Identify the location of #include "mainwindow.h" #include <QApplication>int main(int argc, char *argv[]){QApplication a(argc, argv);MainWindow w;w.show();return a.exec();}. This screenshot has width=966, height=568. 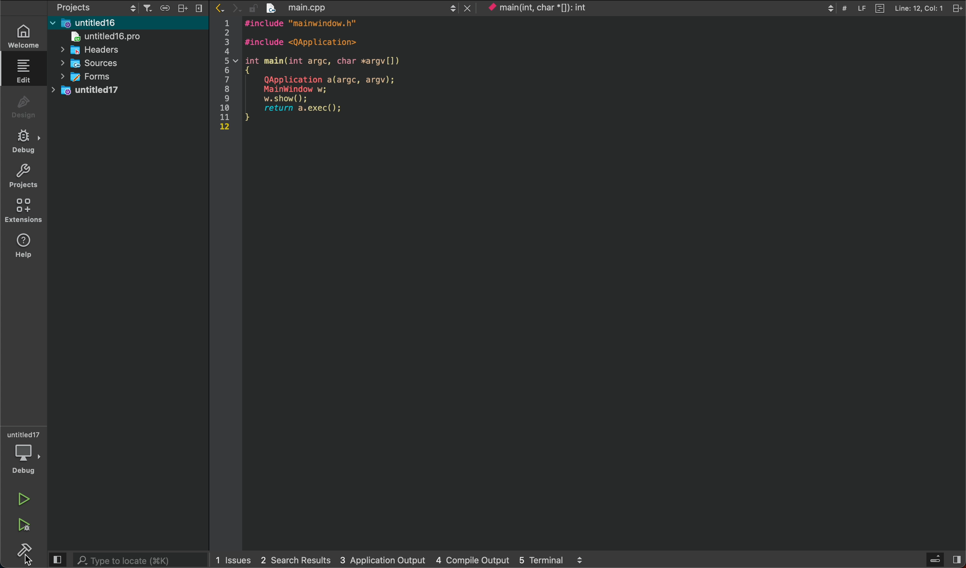
(329, 75).